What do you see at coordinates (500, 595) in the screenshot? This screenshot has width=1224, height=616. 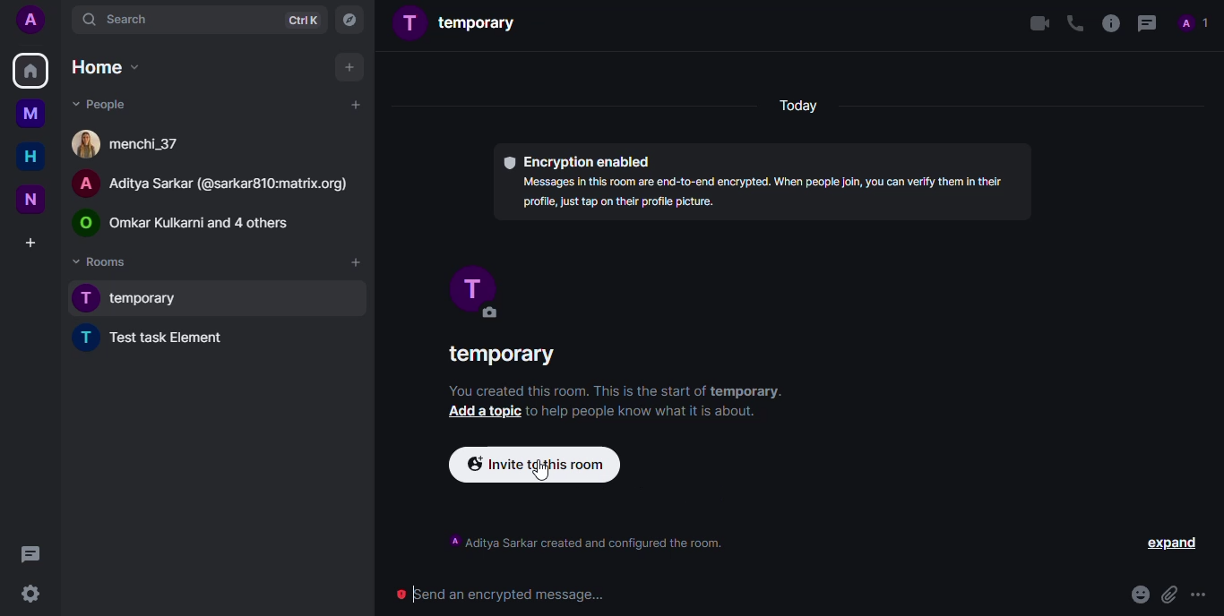 I see `send an encrypted message` at bounding box center [500, 595].